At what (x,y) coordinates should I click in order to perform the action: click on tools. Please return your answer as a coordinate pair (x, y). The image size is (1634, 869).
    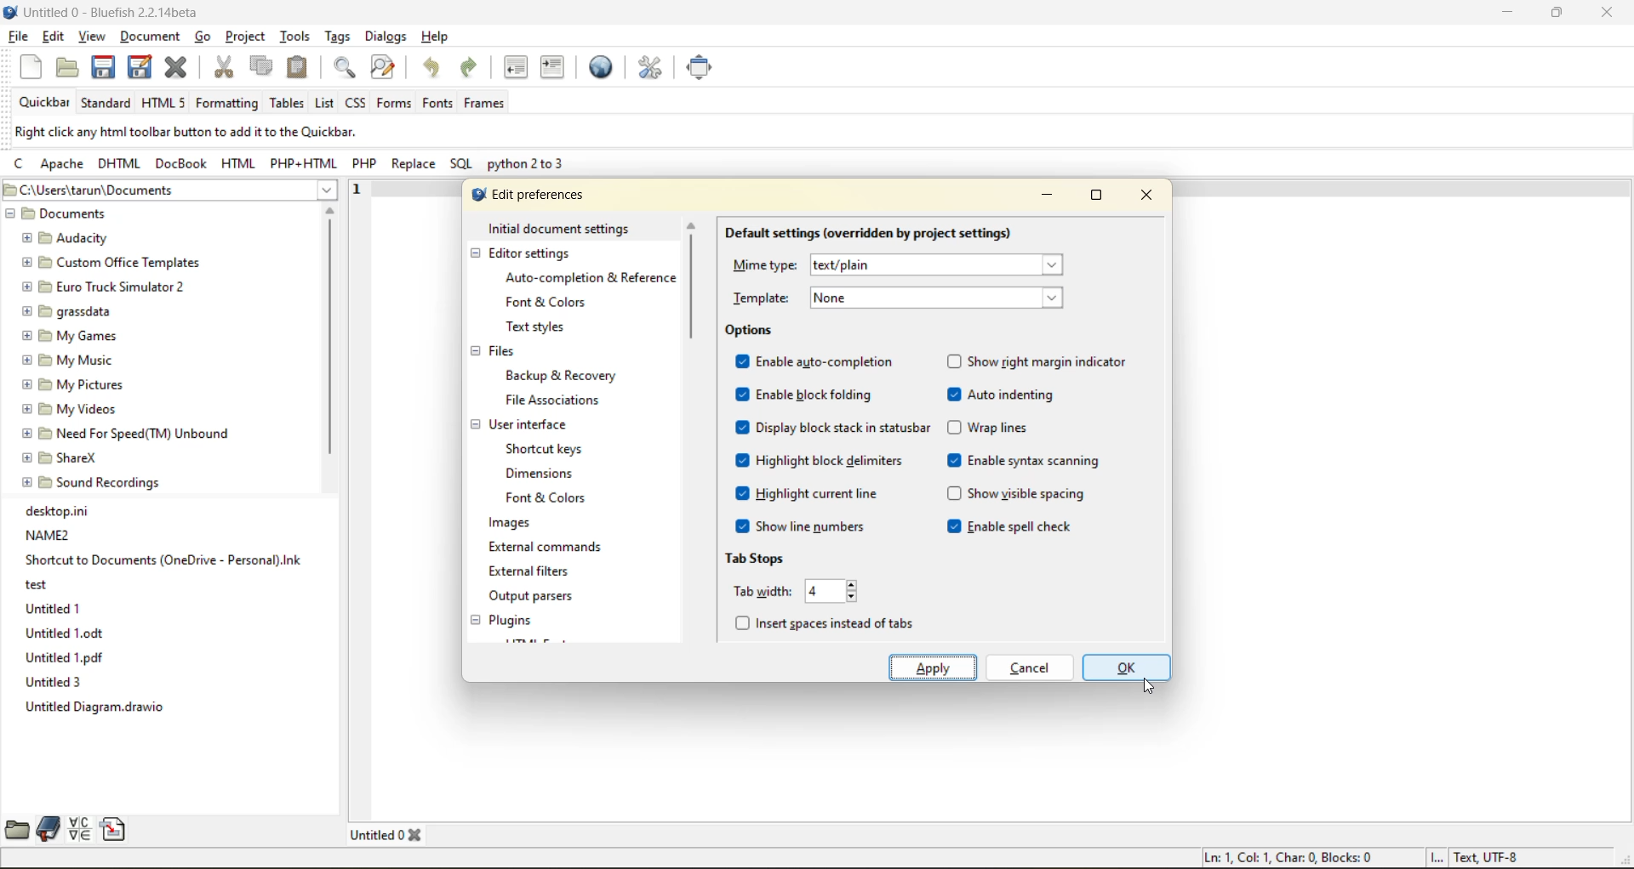
    Looking at the image, I should click on (296, 36).